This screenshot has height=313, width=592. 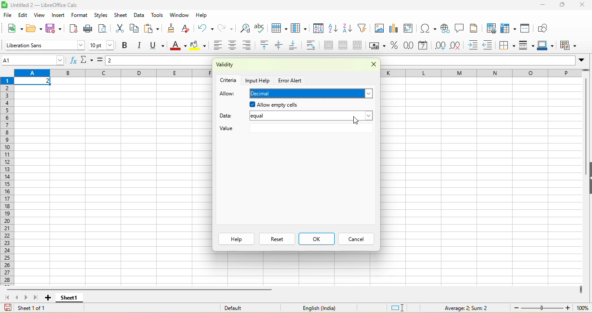 I want to click on sheet 1, so click(x=69, y=298).